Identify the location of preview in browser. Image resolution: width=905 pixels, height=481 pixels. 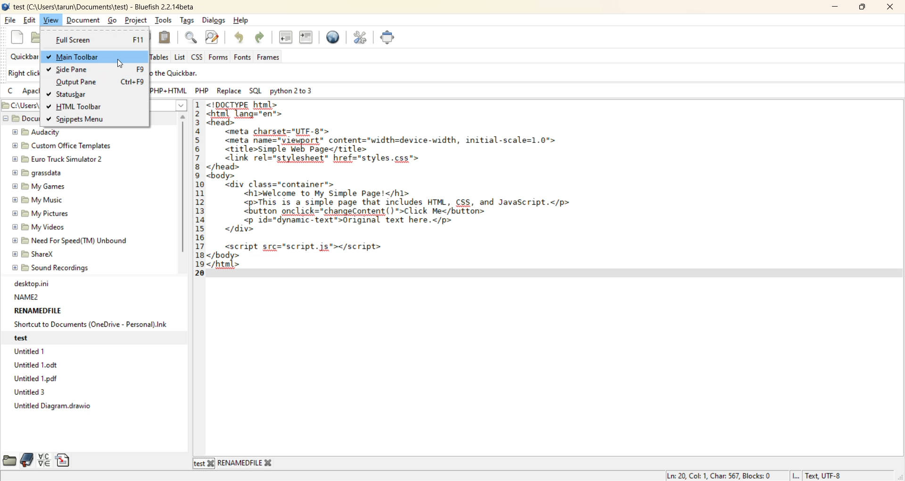
(334, 38).